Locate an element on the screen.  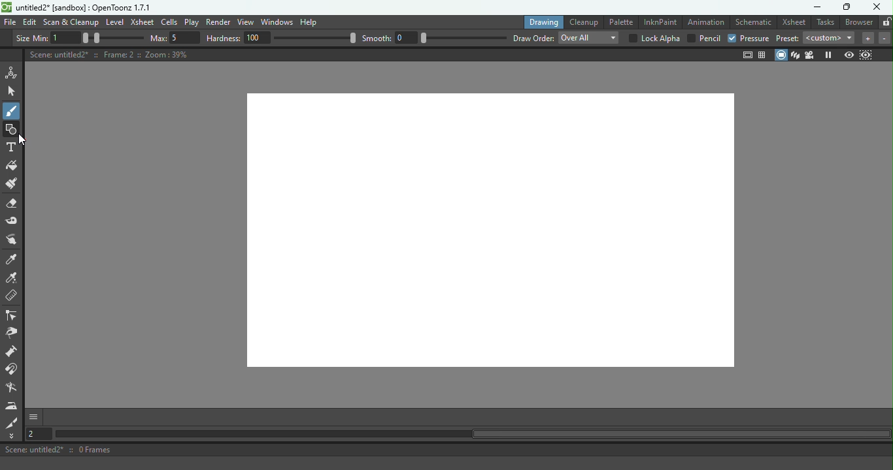
Pencil is located at coordinates (702, 39).